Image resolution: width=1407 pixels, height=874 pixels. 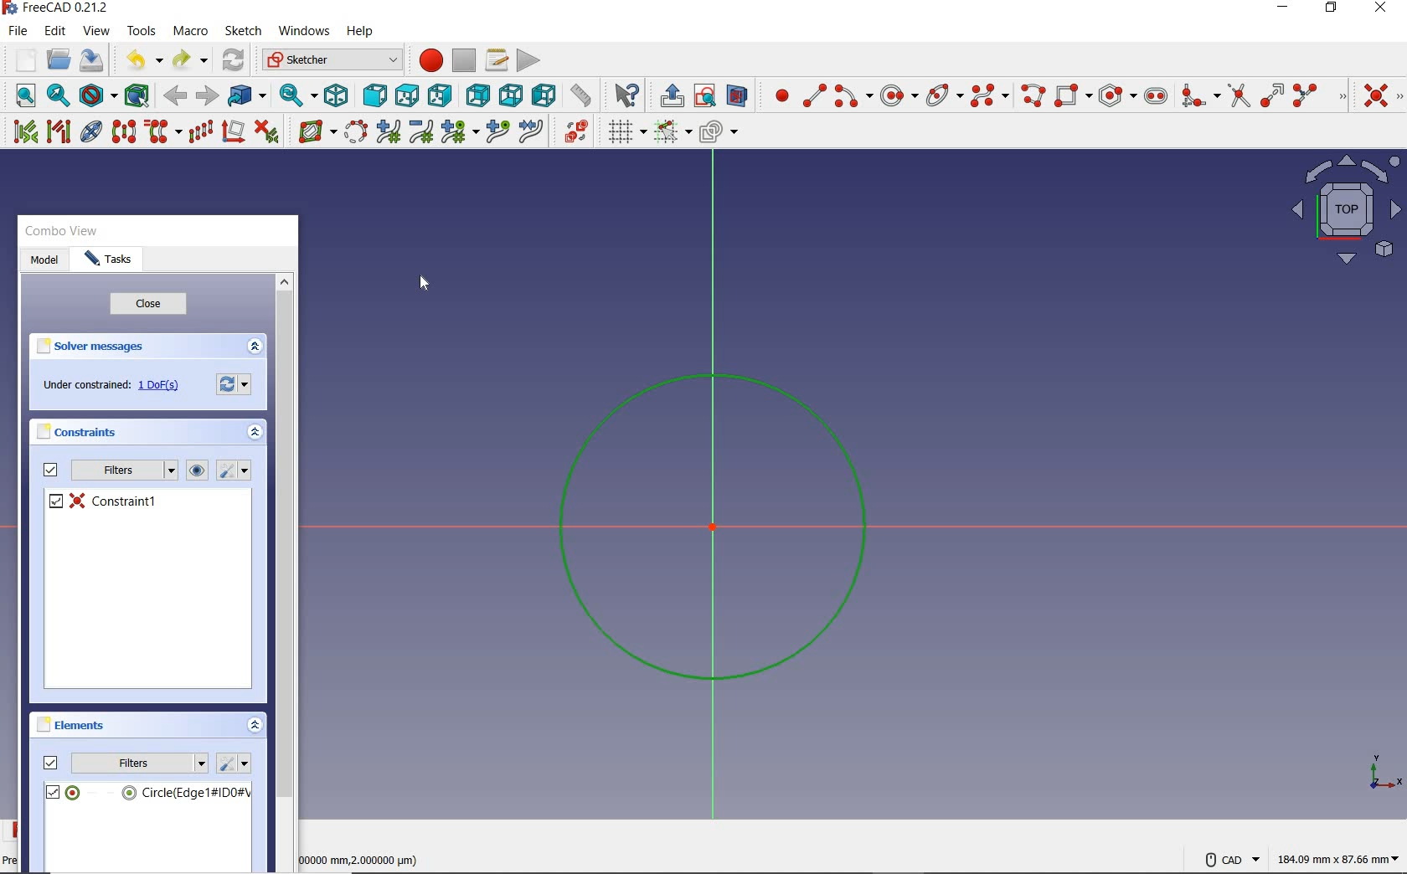 What do you see at coordinates (719, 131) in the screenshot?
I see `configure rendering order` at bounding box center [719, 131].